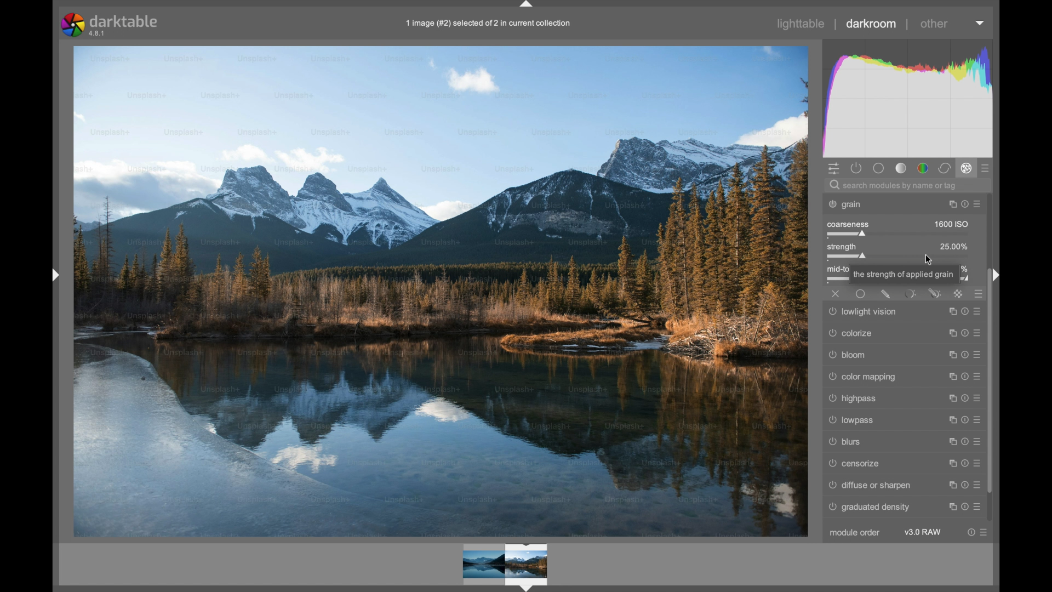 The image size is (1052, 592). Describe the element at coordinates (965, 421) in the screenshot. I see `reset parameters` at that location.